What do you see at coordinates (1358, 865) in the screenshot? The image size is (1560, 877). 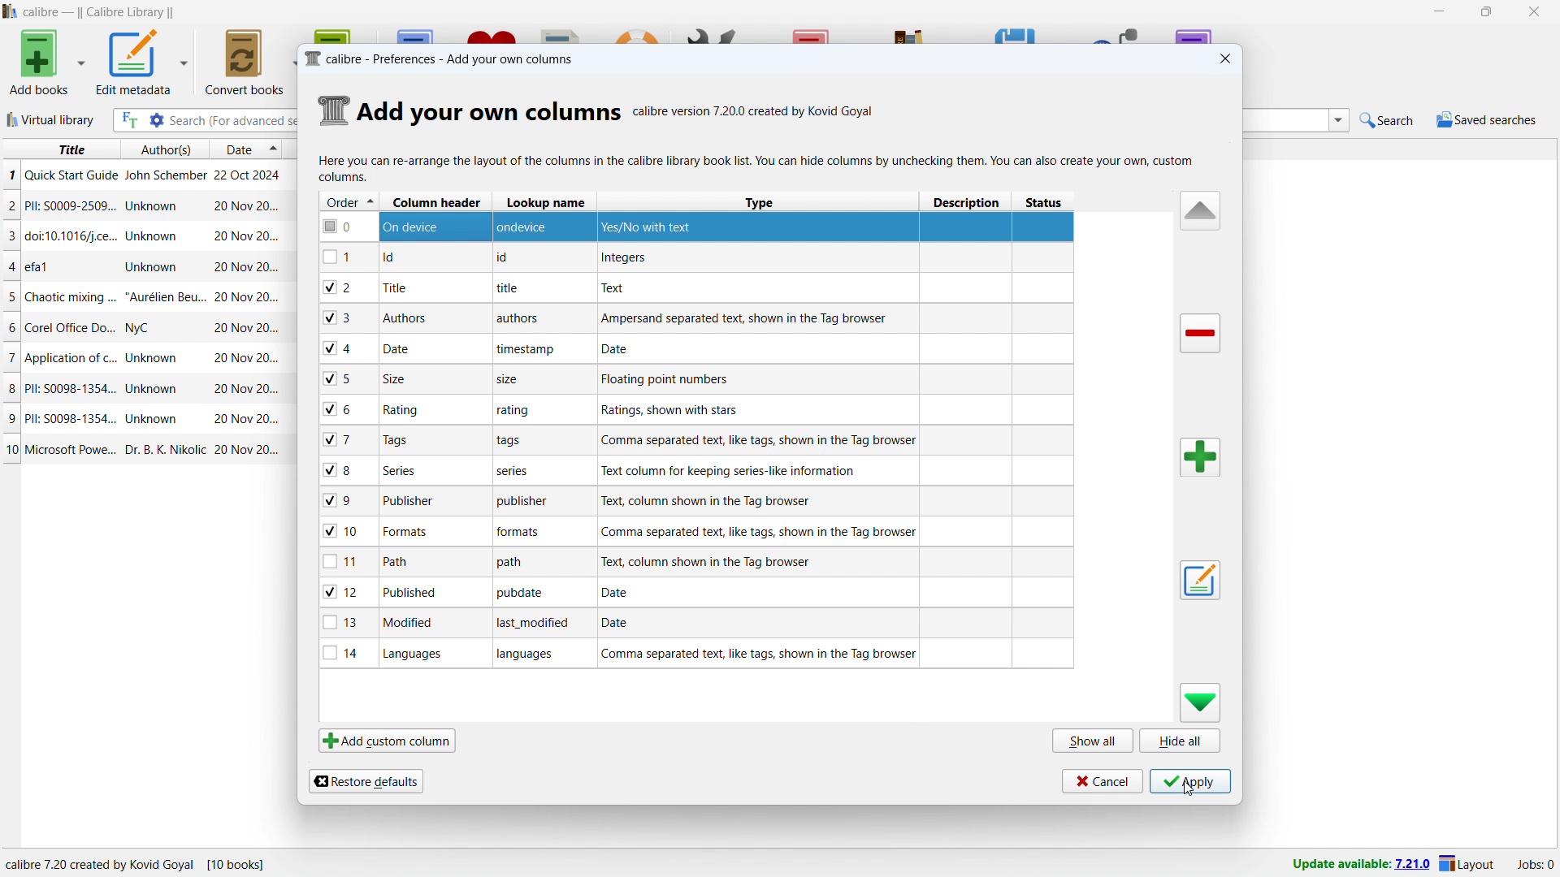 I see `update` at bounding box center [1358, 865].